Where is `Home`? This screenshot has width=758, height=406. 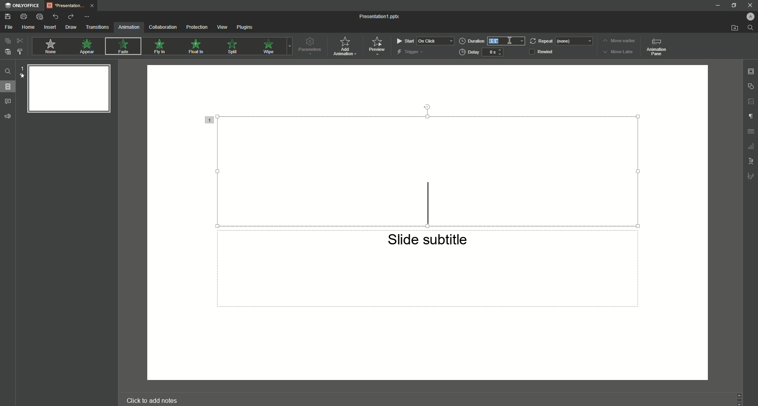 Home is located at coordinates (28, 28).